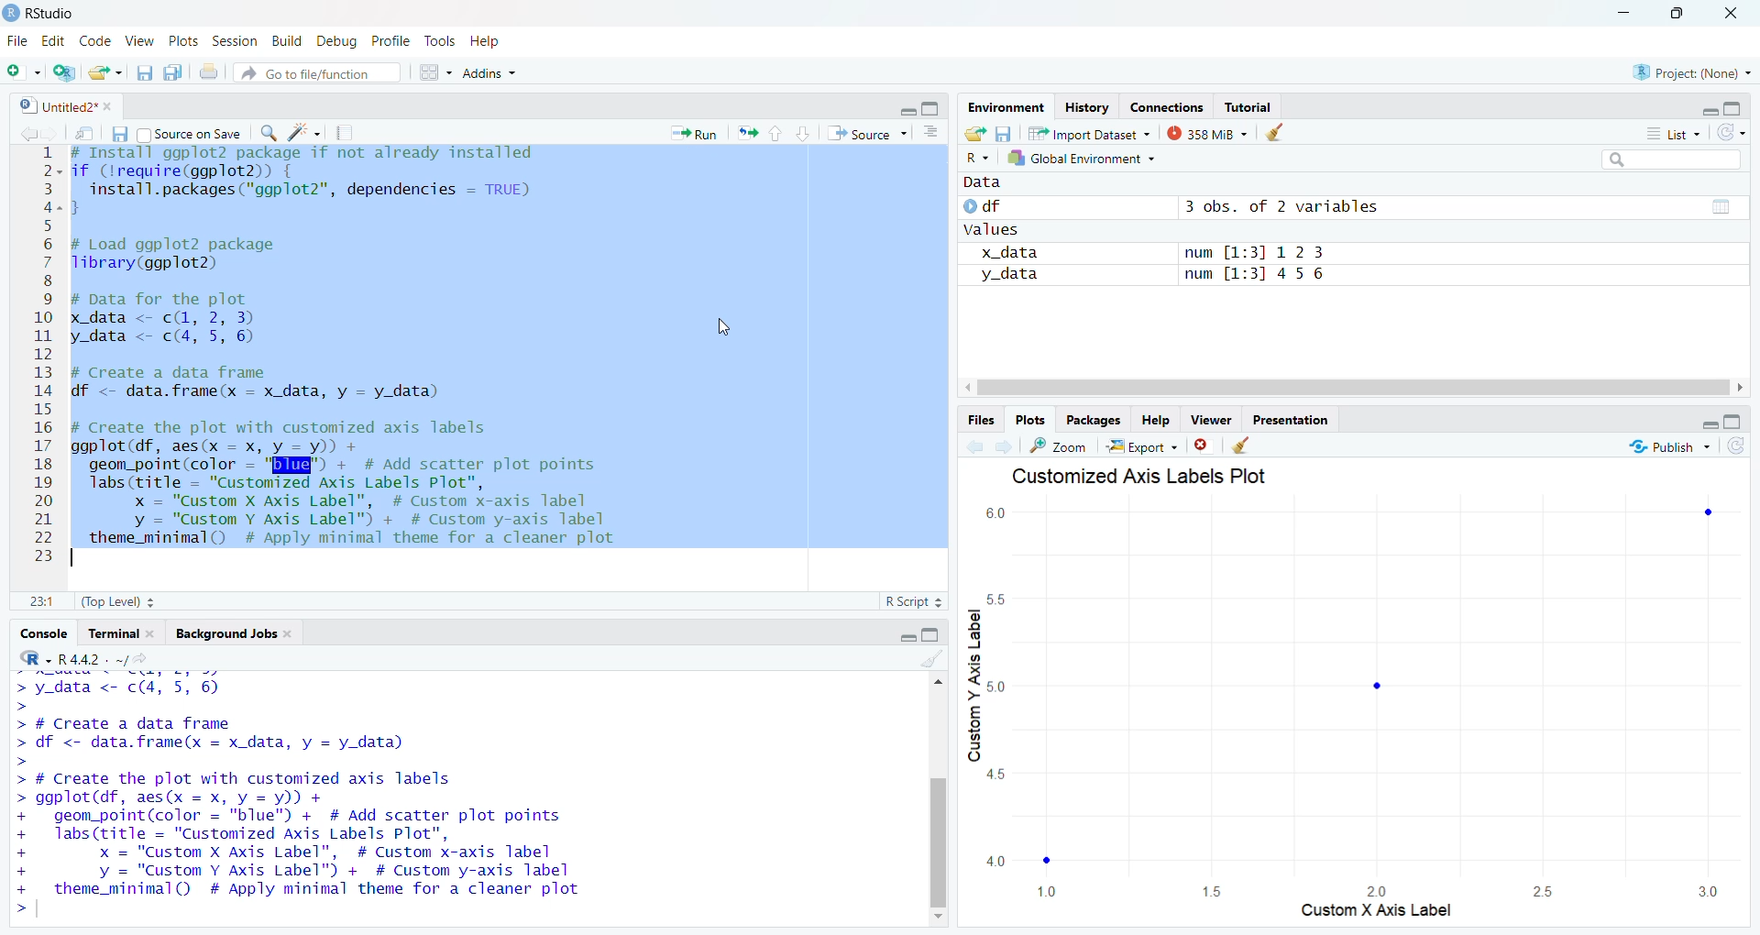 This screenshot has width=1760, height=935. Describe the element at coordinates (492, 41) in the screenshot. I see `Help` at that location.